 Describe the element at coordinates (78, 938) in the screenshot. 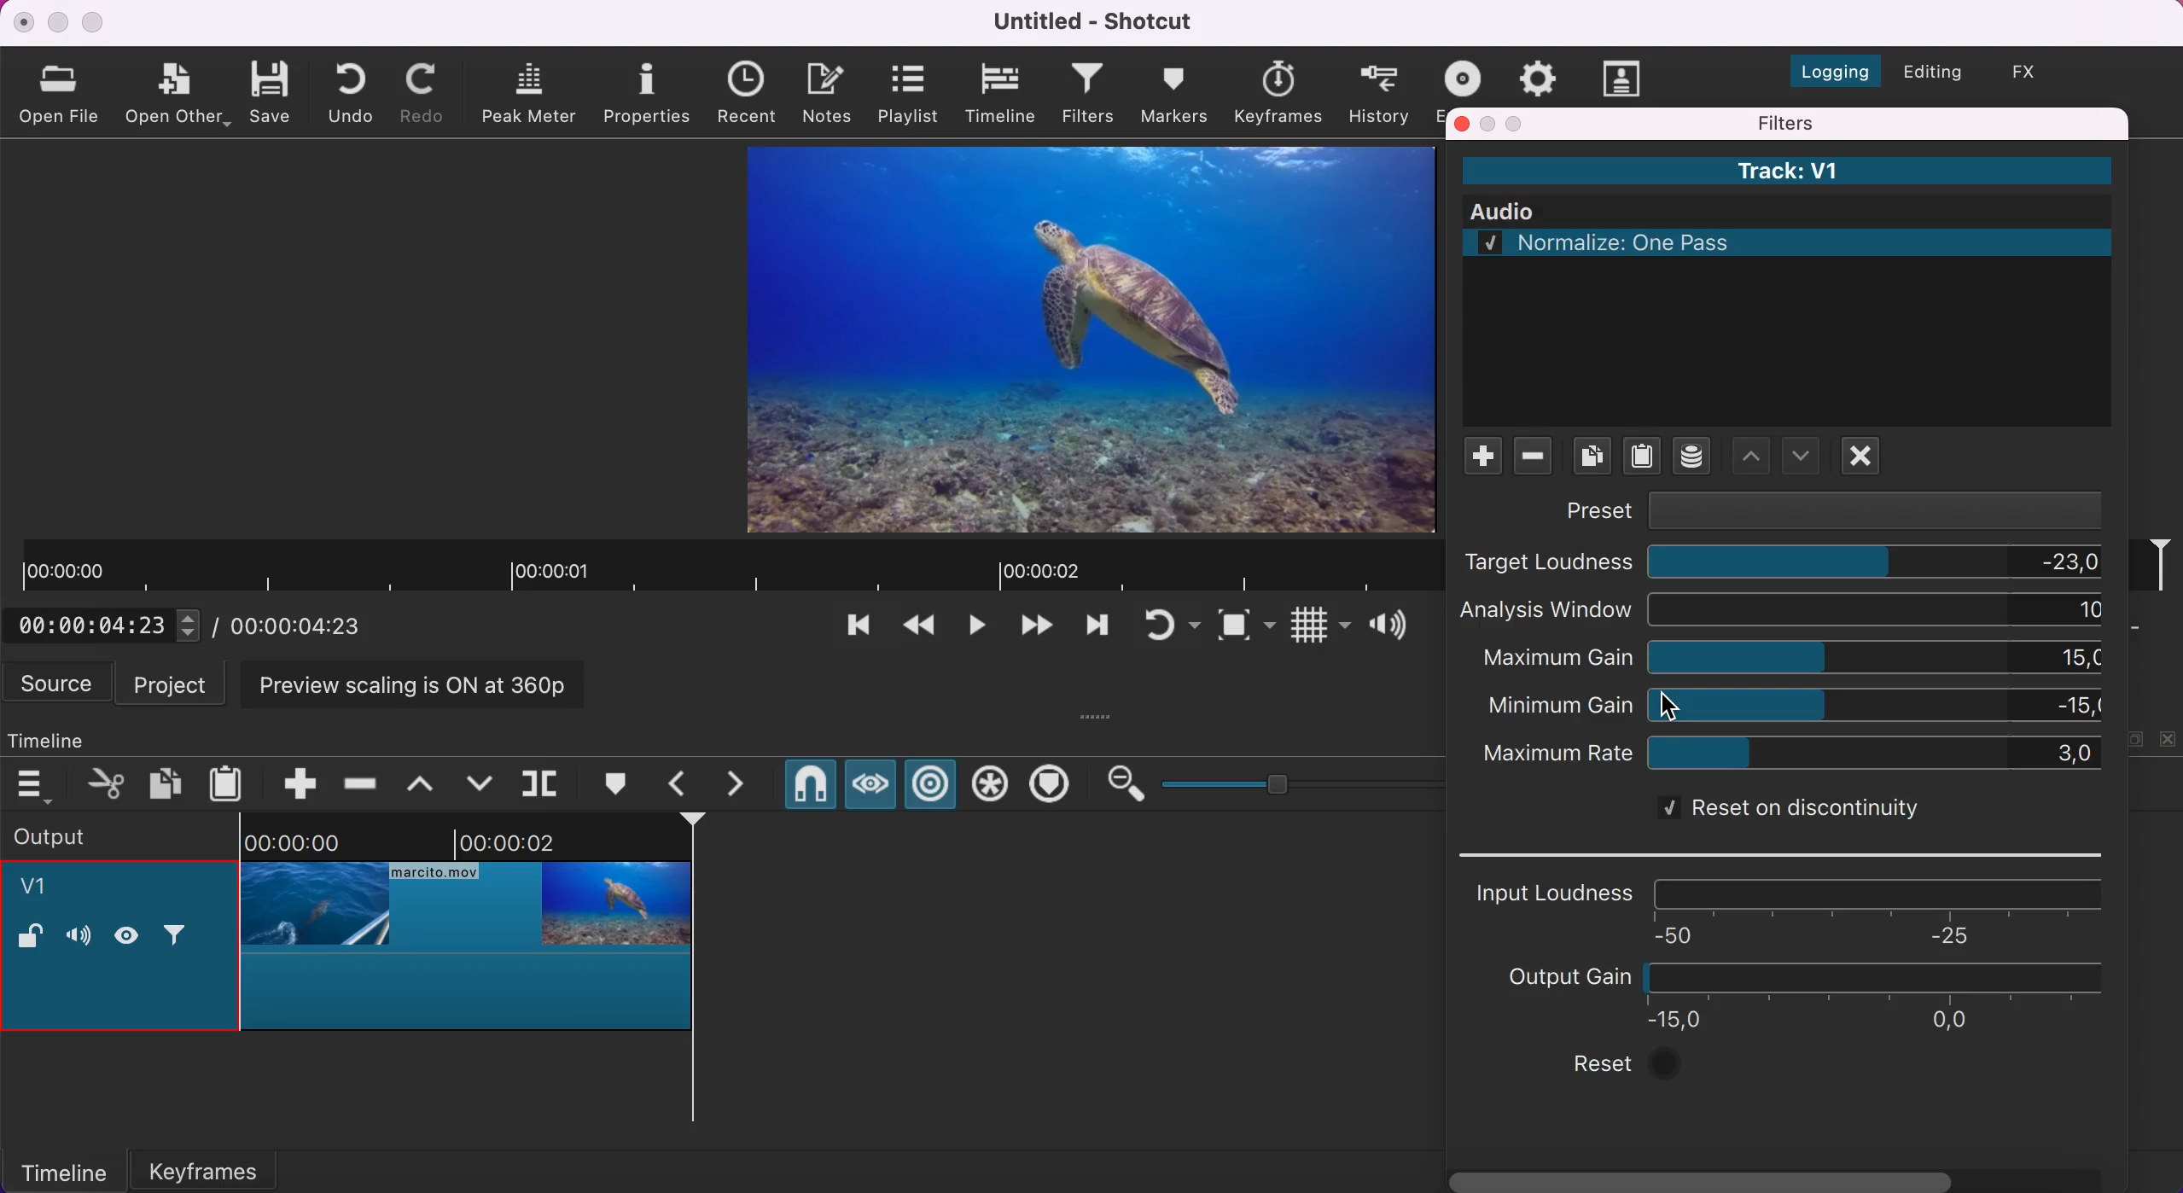

I see `volume` at that location.